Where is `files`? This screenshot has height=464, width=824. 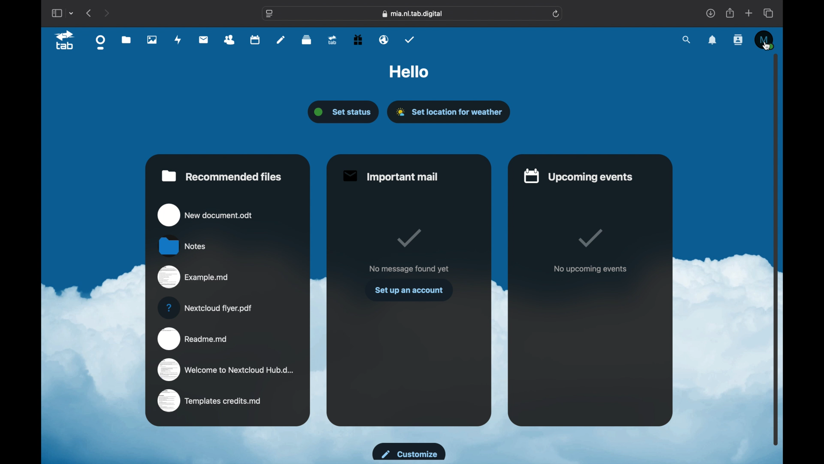 files is located at coordinates (126, 40).